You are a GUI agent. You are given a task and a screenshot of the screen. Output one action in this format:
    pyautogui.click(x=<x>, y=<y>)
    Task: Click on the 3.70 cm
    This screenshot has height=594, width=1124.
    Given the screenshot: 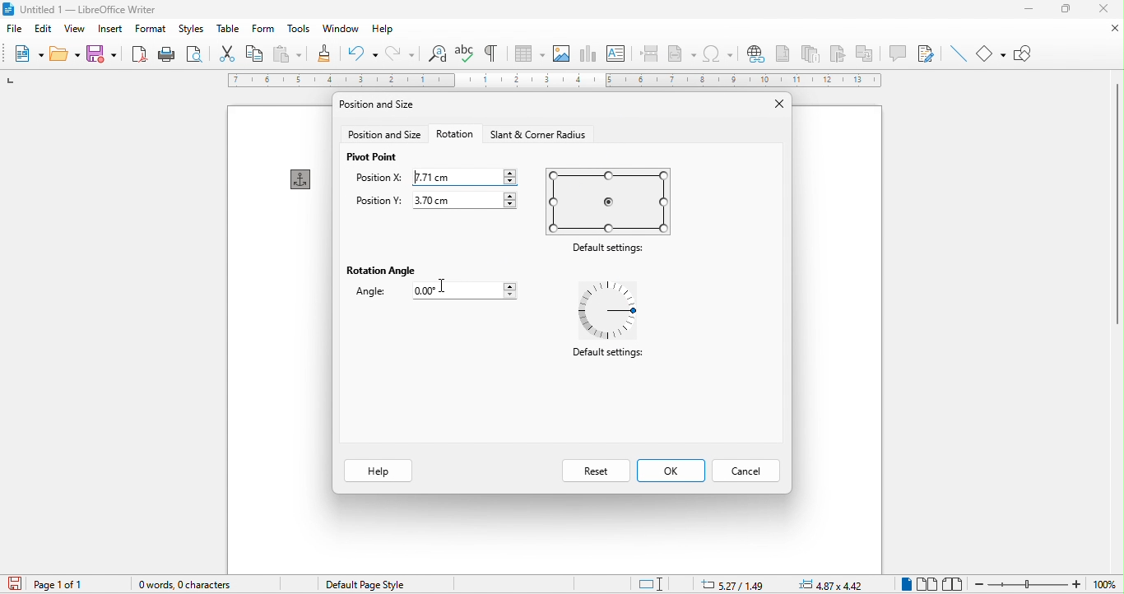 What is the action you would take?
    pyautogui.click(x=466, y=200)
    